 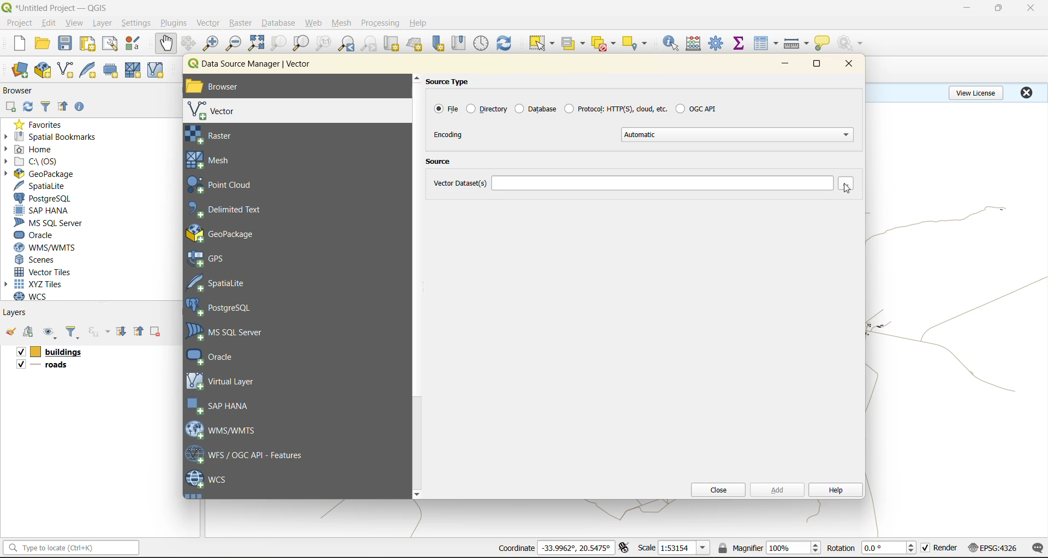 What do you see at coordinates (739, 134) in the screenshot?
I see `automatic` at bounding box center [739, 134].